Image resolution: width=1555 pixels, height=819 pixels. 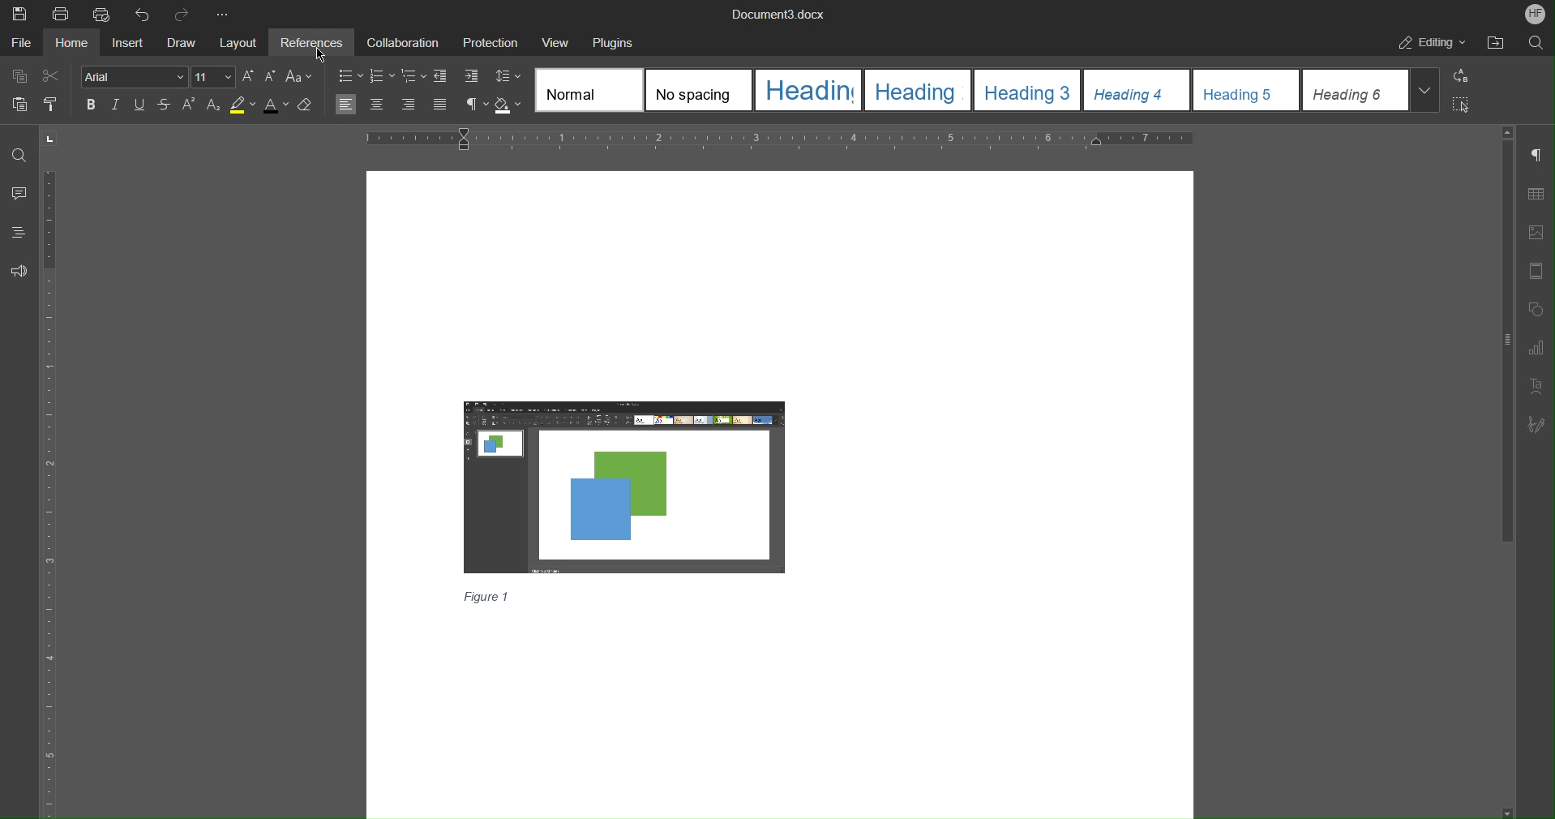 What do you see at coordinates (1432, 43) in the screenshot?
I see `Editing` at bounding box center [1432, 43].